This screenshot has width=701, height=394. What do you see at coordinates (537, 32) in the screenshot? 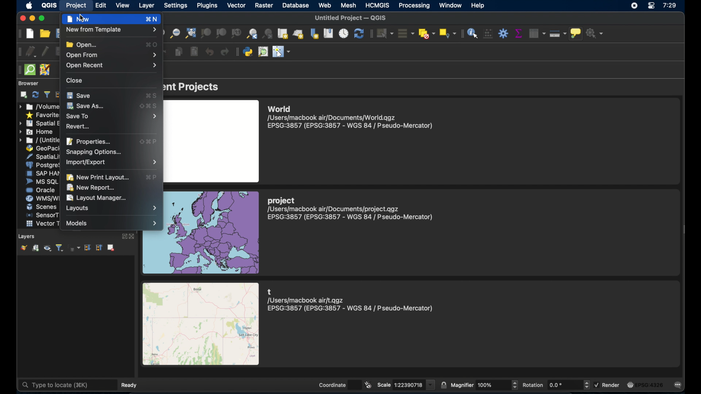
I see `open attribute table` at bounding box center [537, 32].